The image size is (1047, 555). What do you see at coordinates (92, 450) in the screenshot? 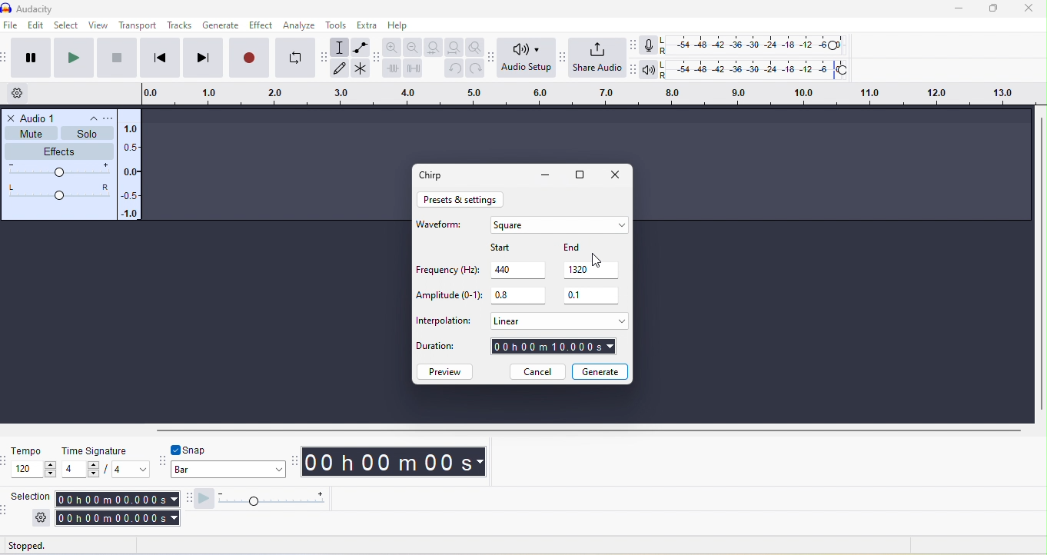
I see `time signature` at bounding box center [92, 450].